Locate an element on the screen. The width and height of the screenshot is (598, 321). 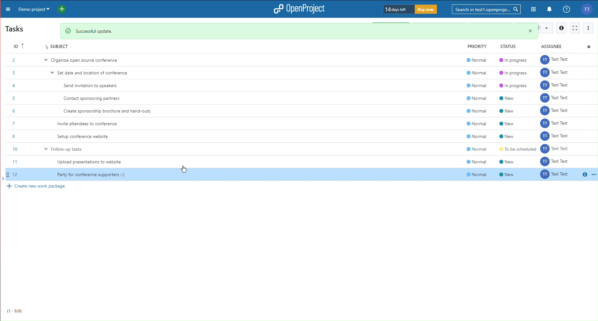
open project is located at coordinates (301, 9).